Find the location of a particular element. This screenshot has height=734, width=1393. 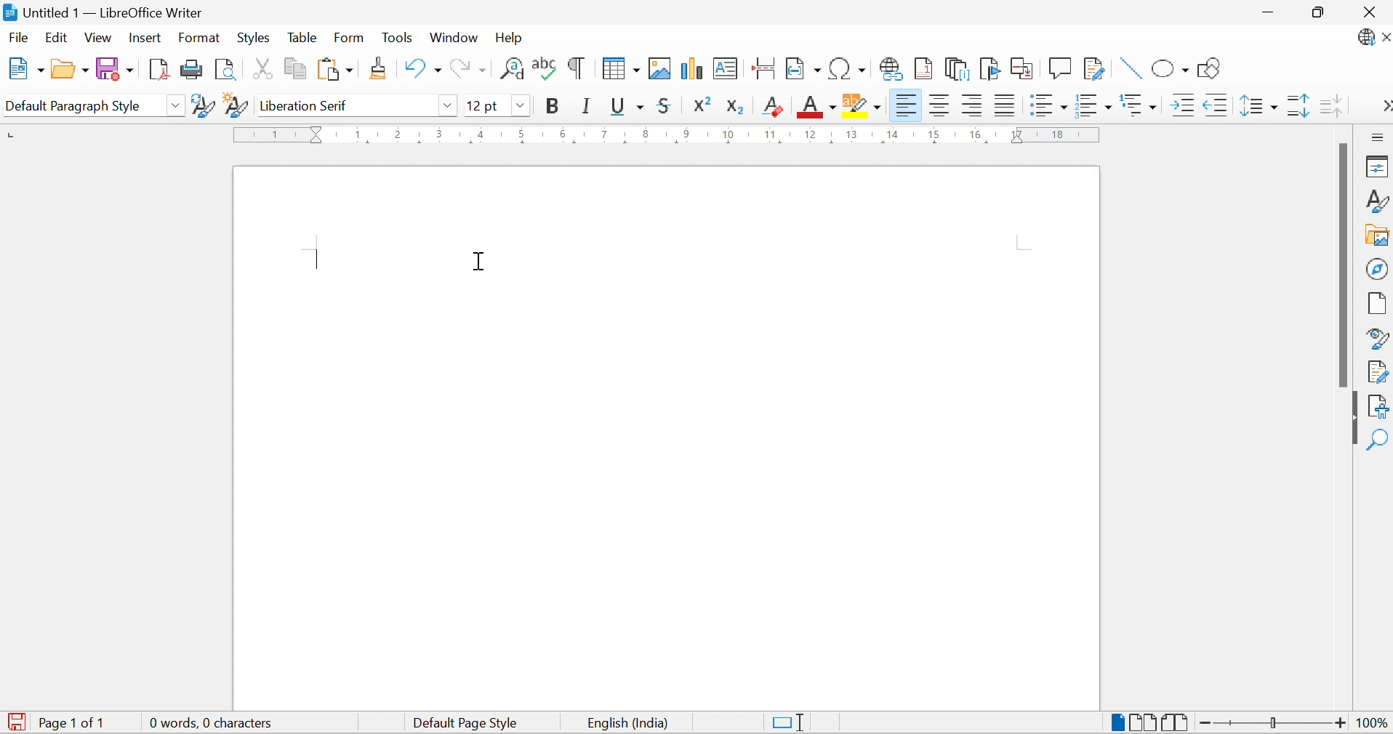

New Style from Selection is located at coordinates (236, 105).